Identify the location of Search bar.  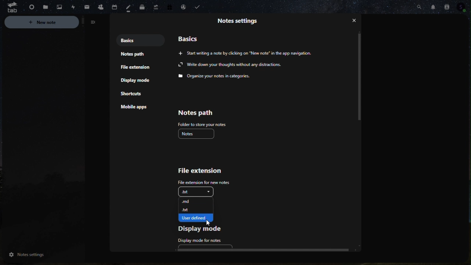
(418, 6).